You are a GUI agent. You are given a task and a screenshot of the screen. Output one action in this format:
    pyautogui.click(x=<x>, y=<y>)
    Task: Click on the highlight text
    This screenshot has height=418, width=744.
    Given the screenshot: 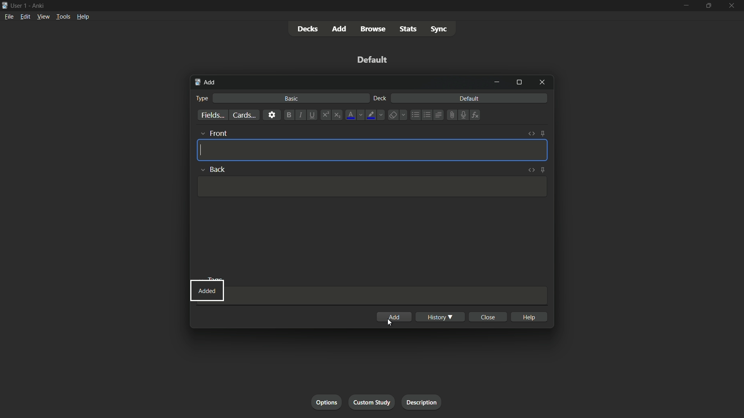 What is the action you would take?
    pyautogui.click(x=370, y=115)
    